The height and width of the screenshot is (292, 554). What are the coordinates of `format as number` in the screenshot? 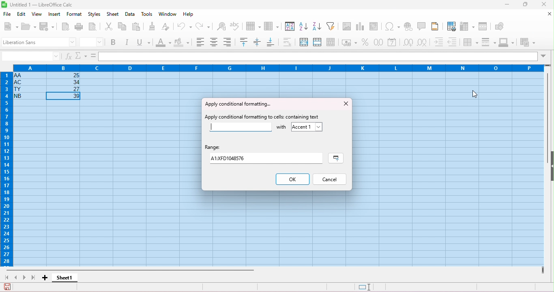 It's located at (379, 42).